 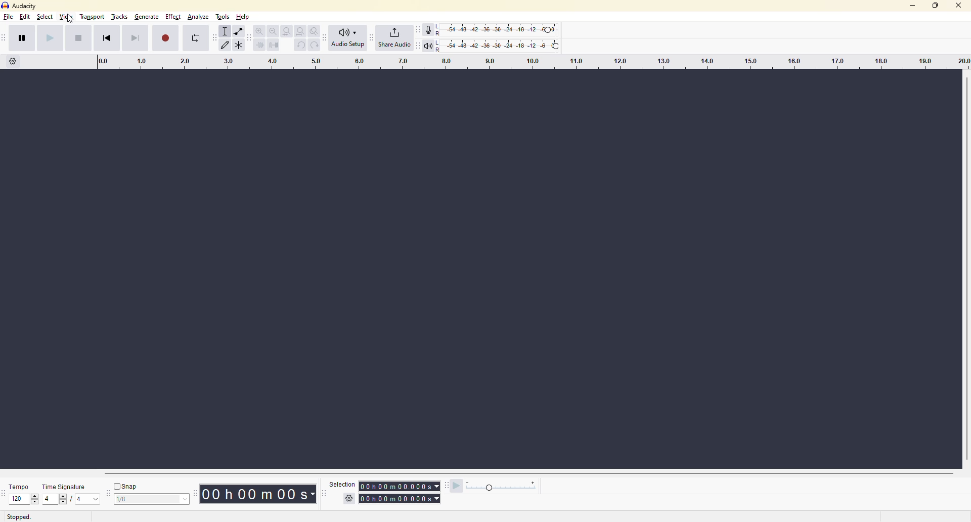 I want to click on generate, so click(x=146, y=17).